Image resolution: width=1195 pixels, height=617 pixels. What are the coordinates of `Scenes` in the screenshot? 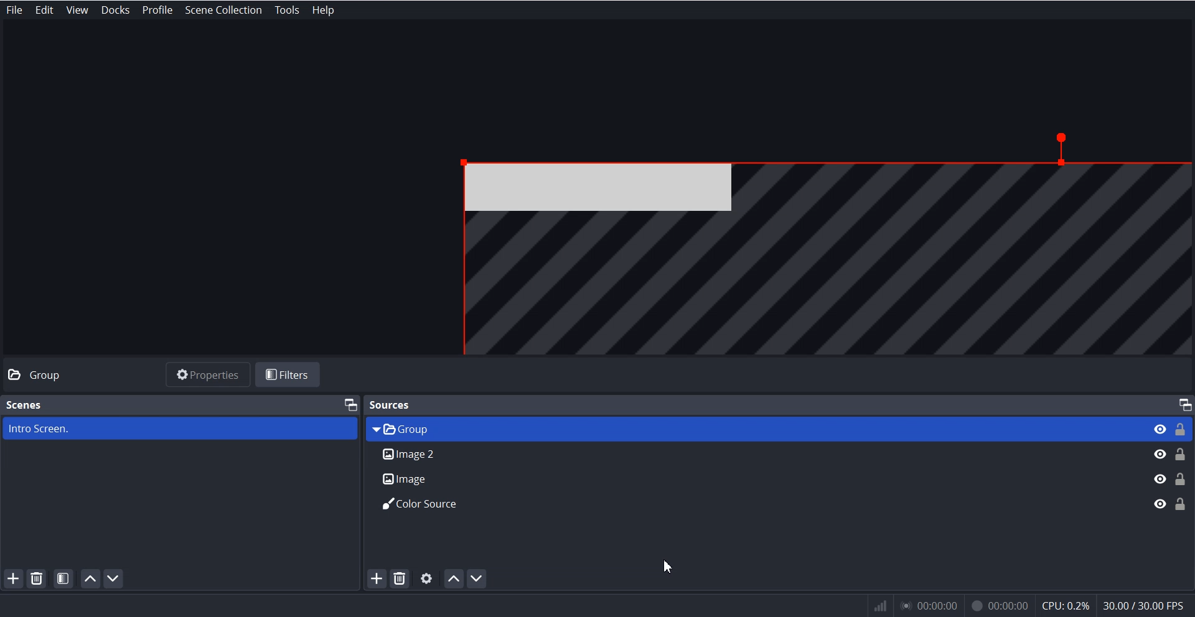 It's located at (24, 405).